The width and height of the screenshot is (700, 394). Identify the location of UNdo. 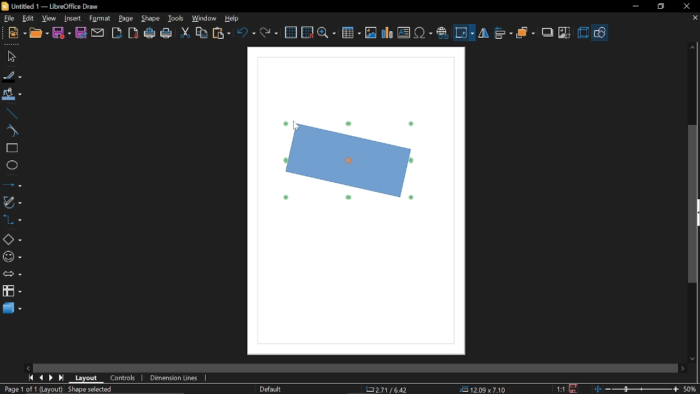
(247, 32).